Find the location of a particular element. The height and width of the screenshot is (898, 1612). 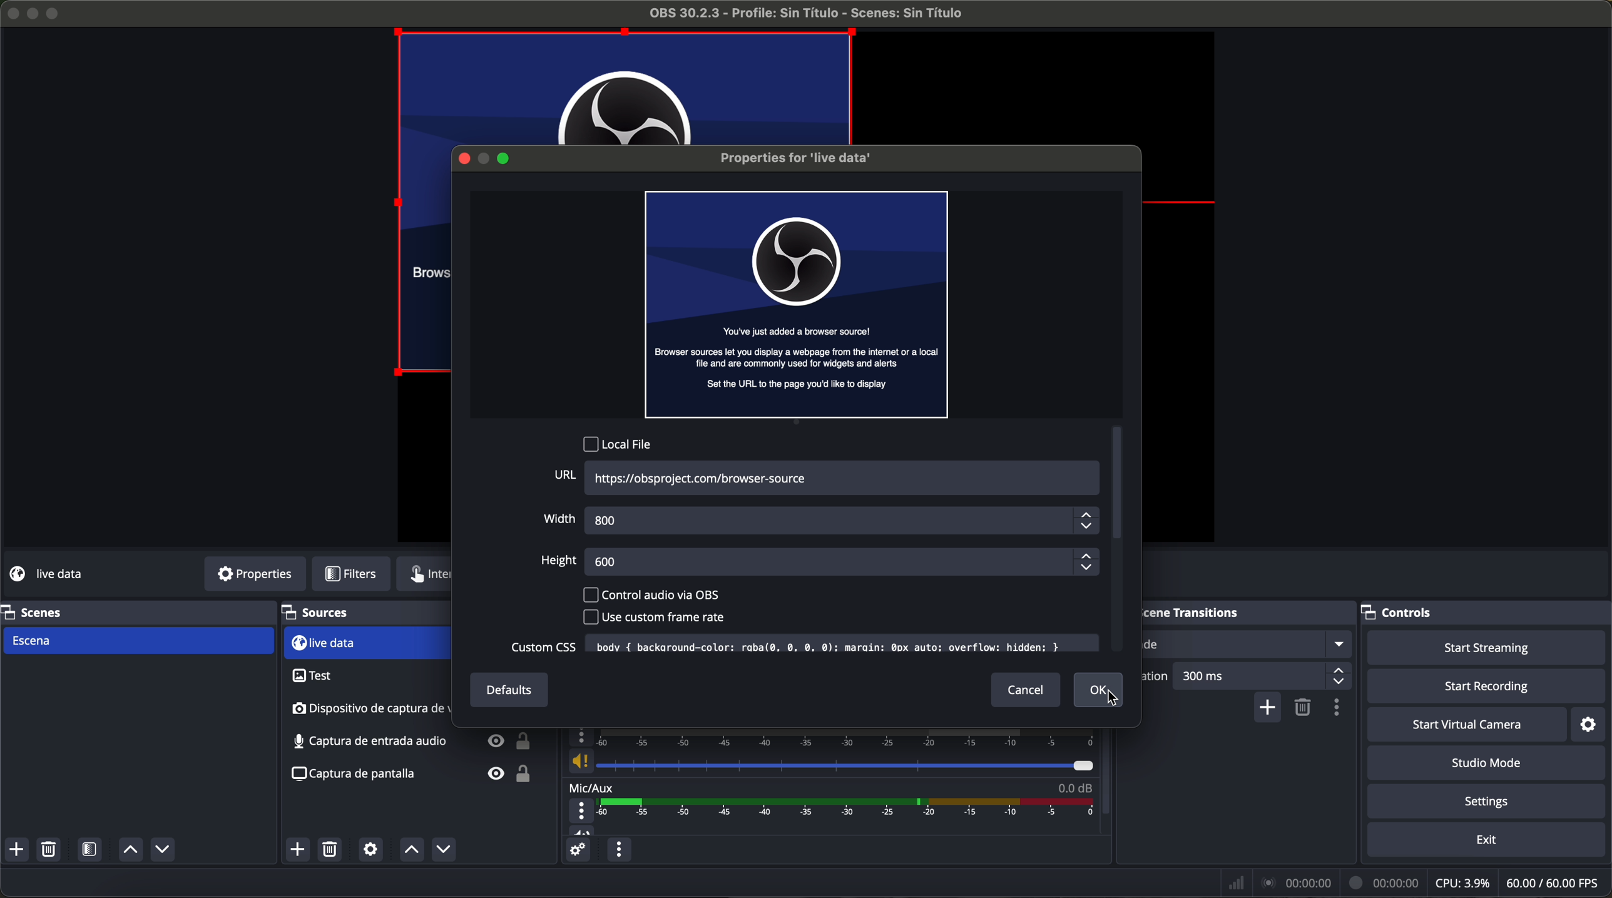

remove selected scene is located at coordinates (1303, 709).